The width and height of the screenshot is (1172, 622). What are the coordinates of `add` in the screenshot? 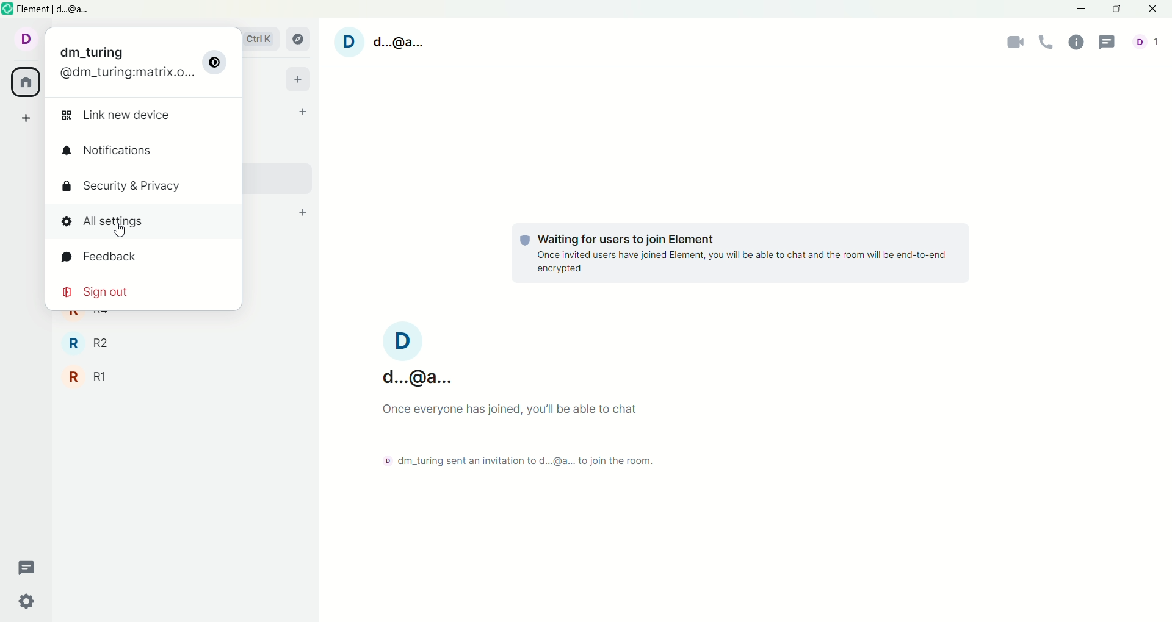 It's located at (299, 81).